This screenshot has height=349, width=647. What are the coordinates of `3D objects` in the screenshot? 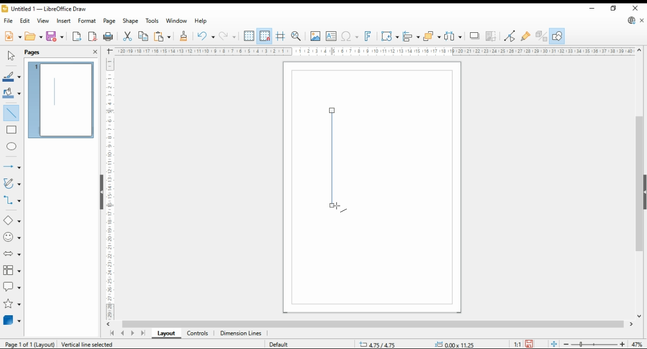 It's located at (13, 320).